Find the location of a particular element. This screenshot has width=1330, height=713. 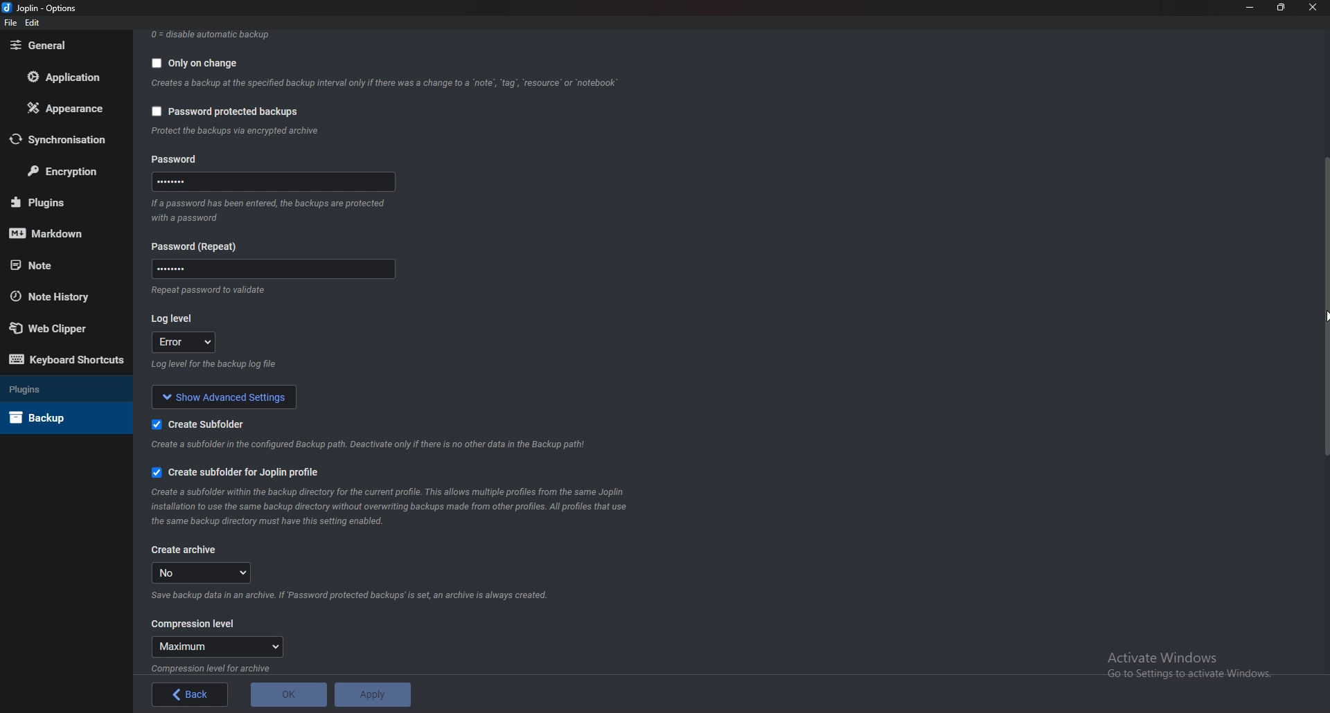

General is located at coordinates (64, 46).